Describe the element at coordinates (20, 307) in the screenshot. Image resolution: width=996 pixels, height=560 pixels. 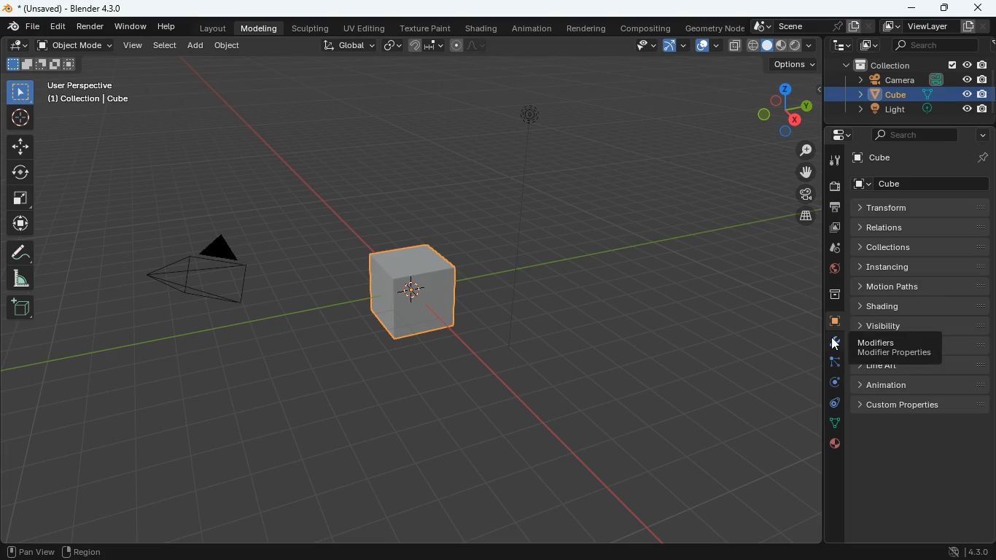
I see `add` at that location.